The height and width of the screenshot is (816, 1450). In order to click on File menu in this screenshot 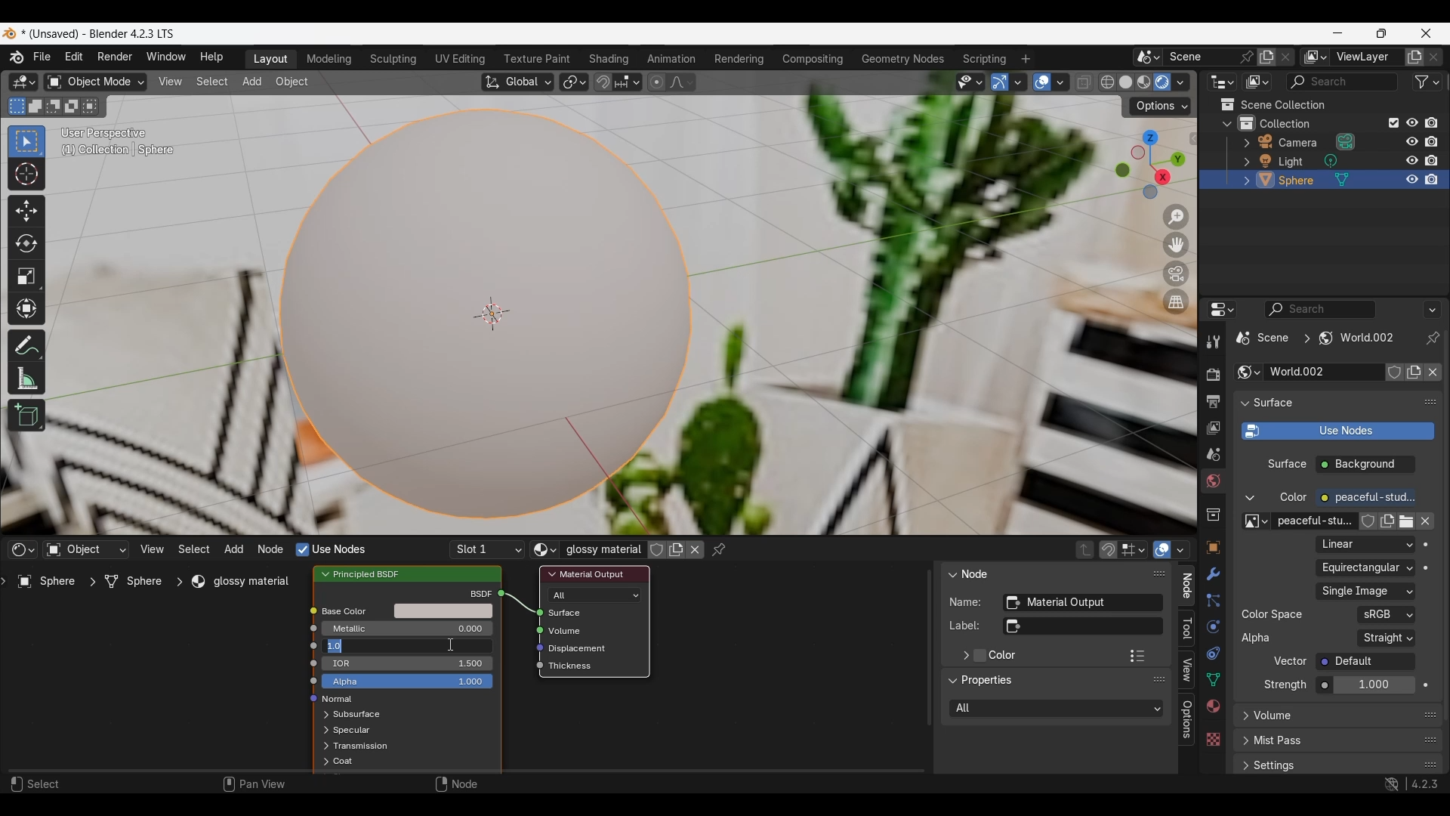, I will do `click(42, 57)`.